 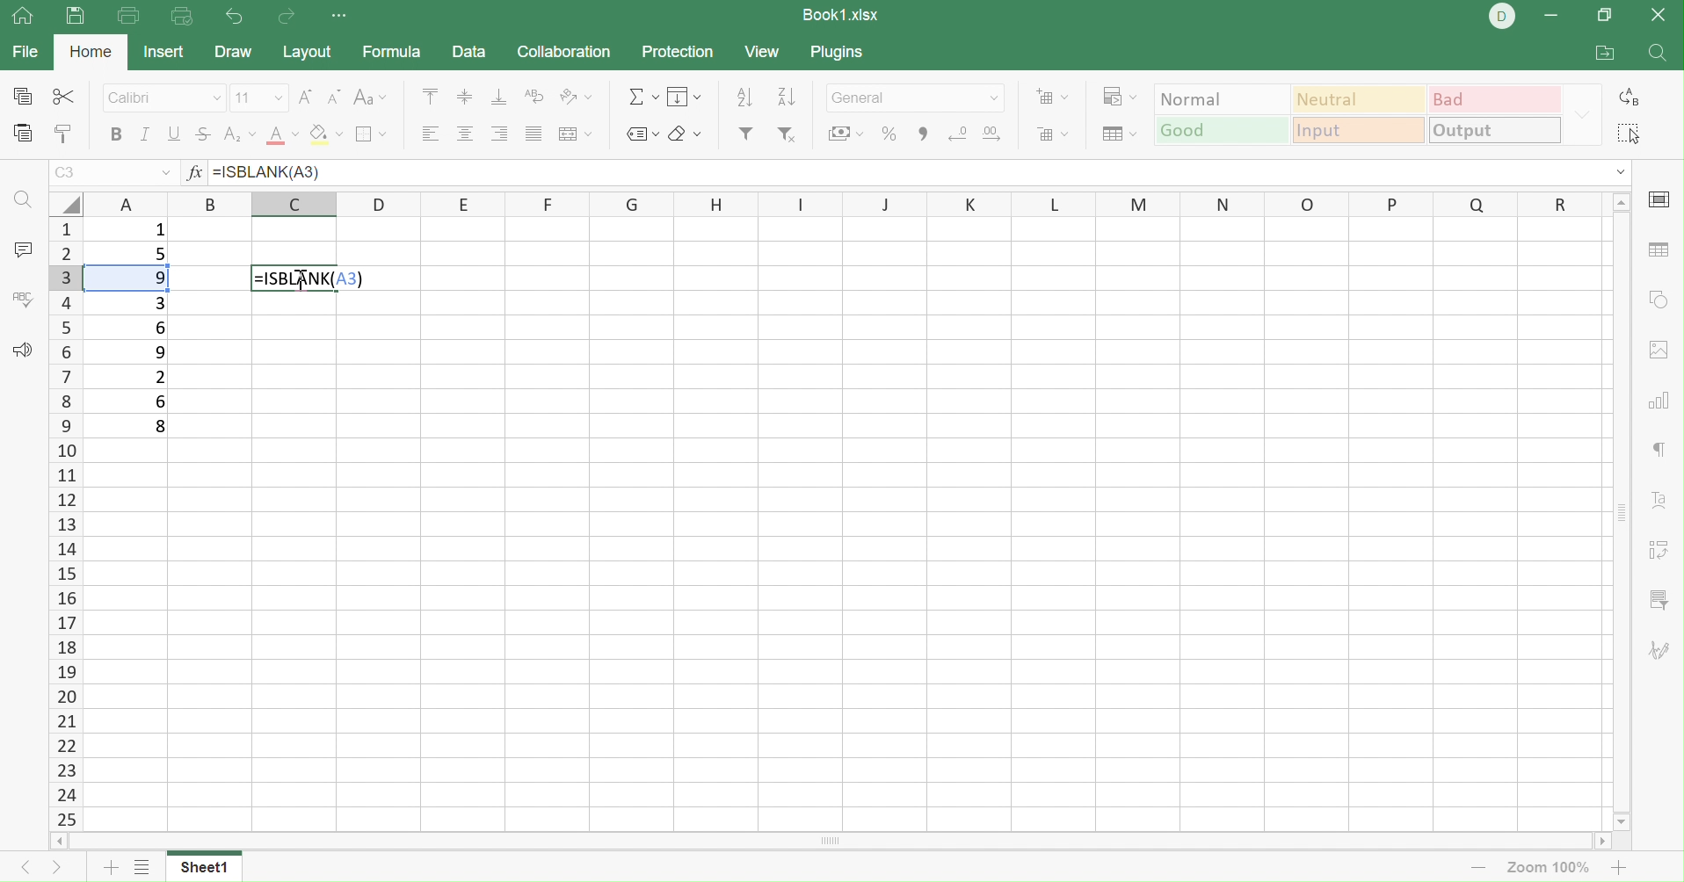 What do you see at coordinates (266, 172) in the screenshot?
I see `=ISBLANK(A3)` at bounding box center [266, 172].